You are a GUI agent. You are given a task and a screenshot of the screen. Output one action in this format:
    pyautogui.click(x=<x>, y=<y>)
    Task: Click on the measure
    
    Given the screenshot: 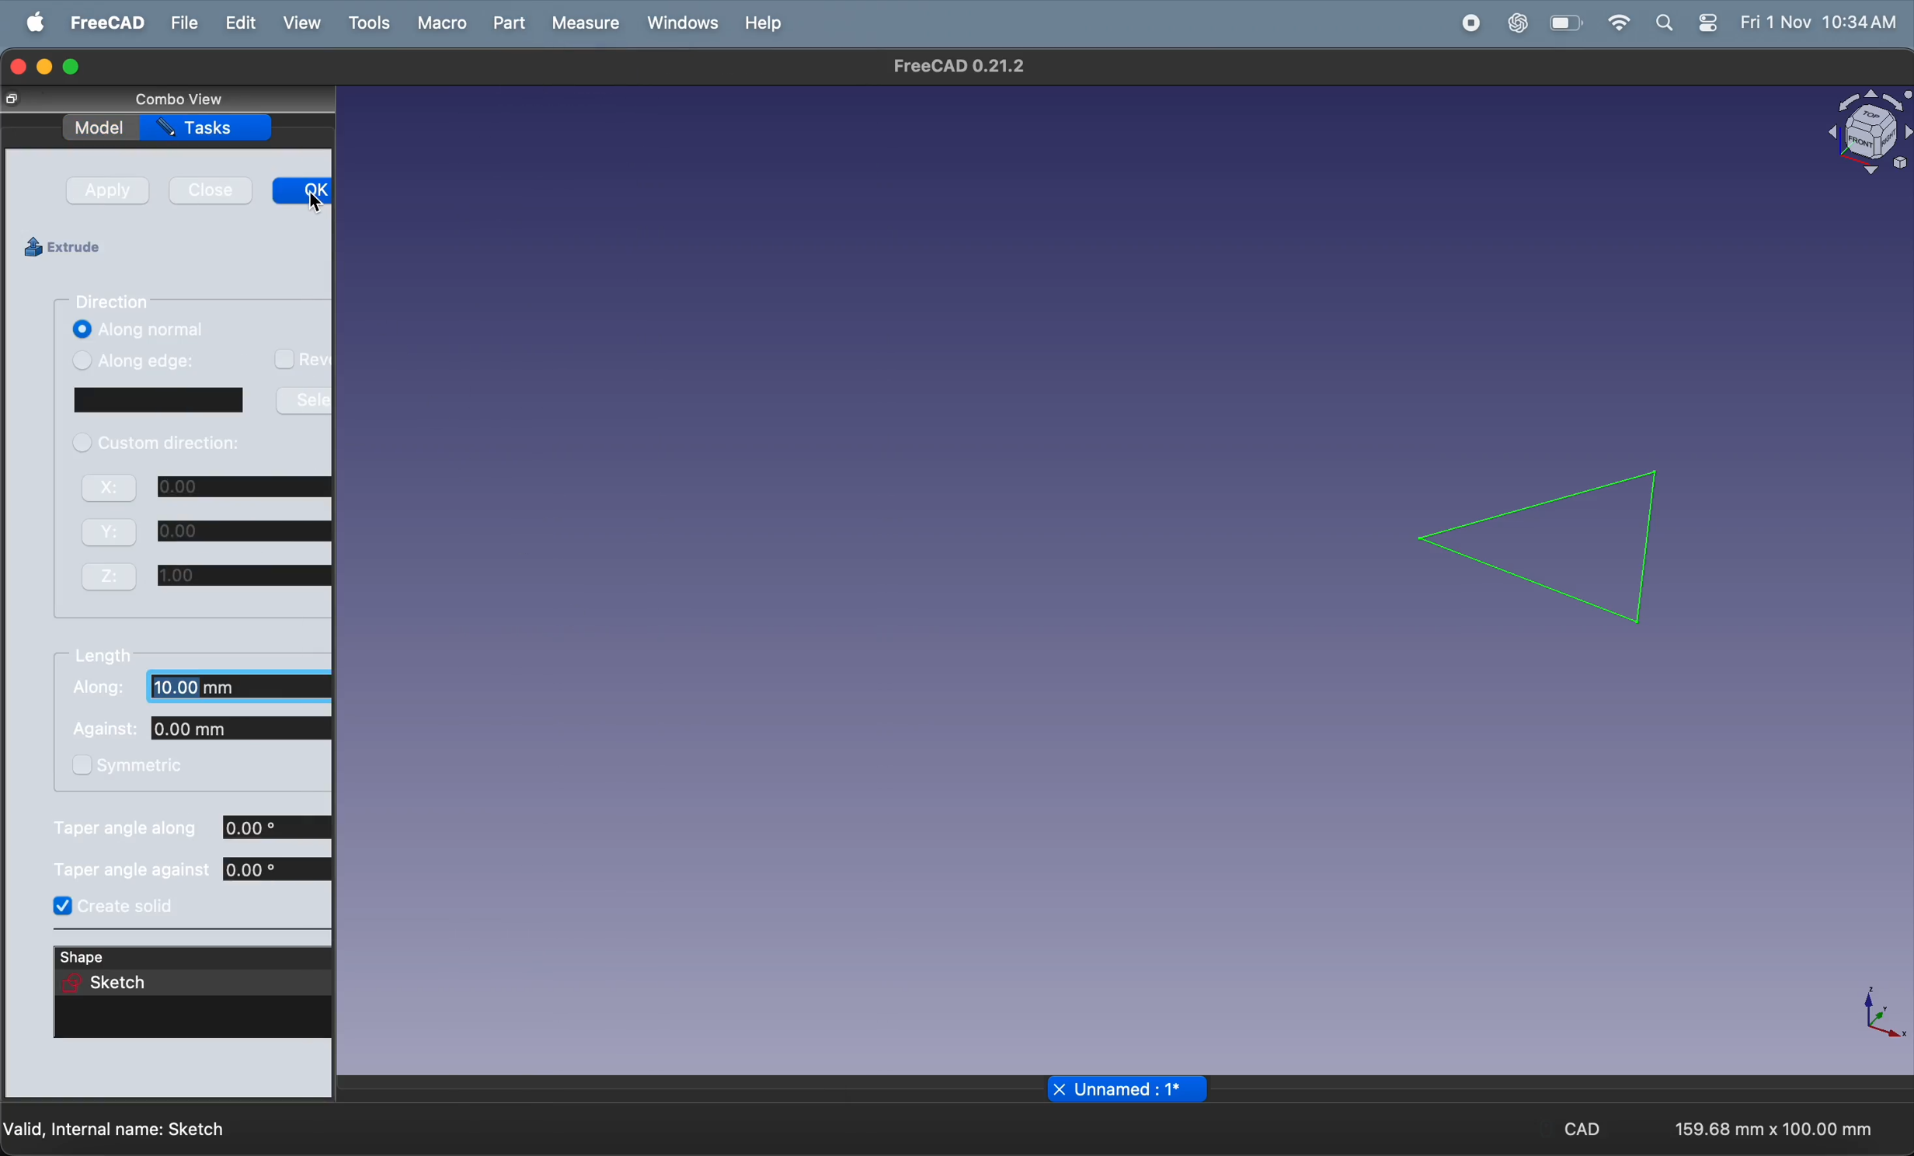 What is the action you would take?
    pyautogui.click(x=588, y=24)
    